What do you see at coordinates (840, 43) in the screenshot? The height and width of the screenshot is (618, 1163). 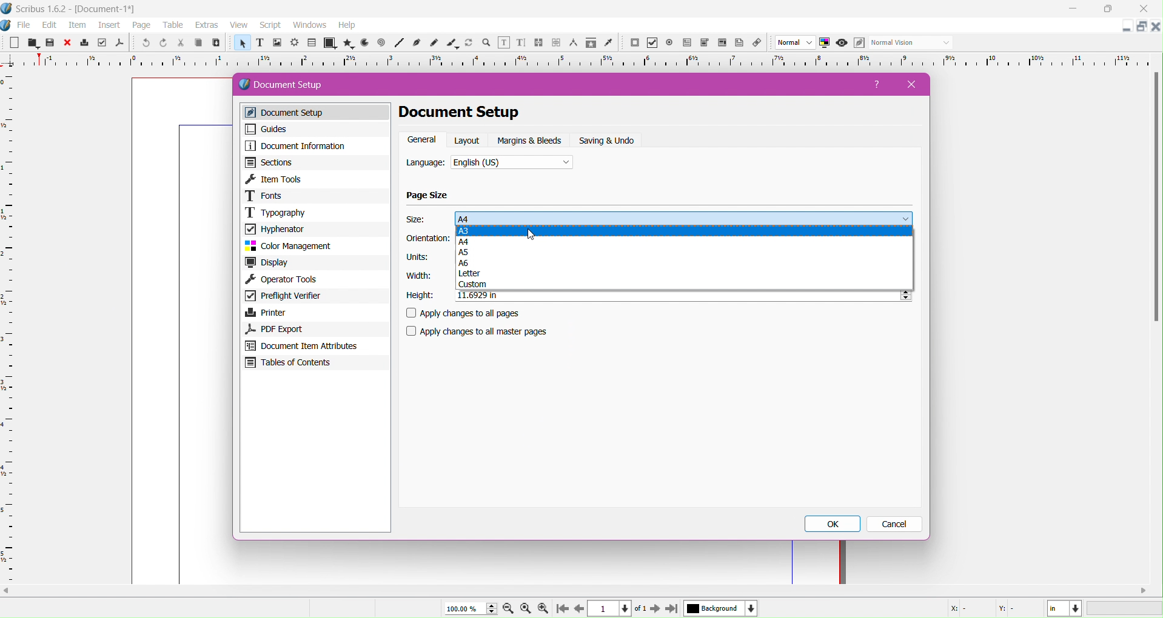 I see `preview mode` at bounding box center [840, 43].